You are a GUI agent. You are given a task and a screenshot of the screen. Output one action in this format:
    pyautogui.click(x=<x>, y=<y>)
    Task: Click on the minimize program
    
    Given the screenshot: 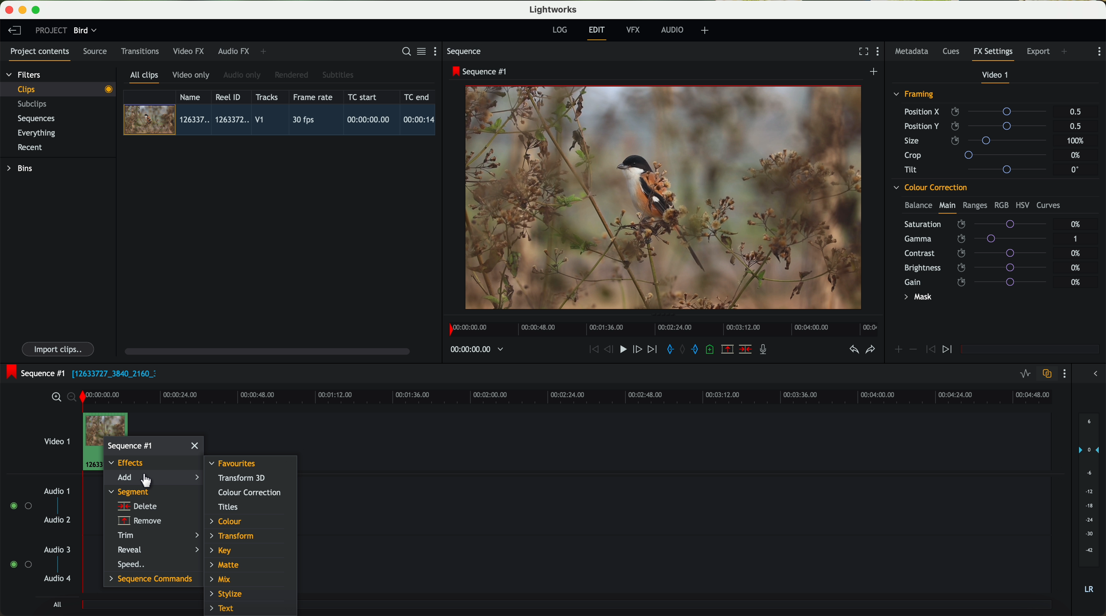 What is the action you would take?
    pyautogui.click(x=24, y=10)
    